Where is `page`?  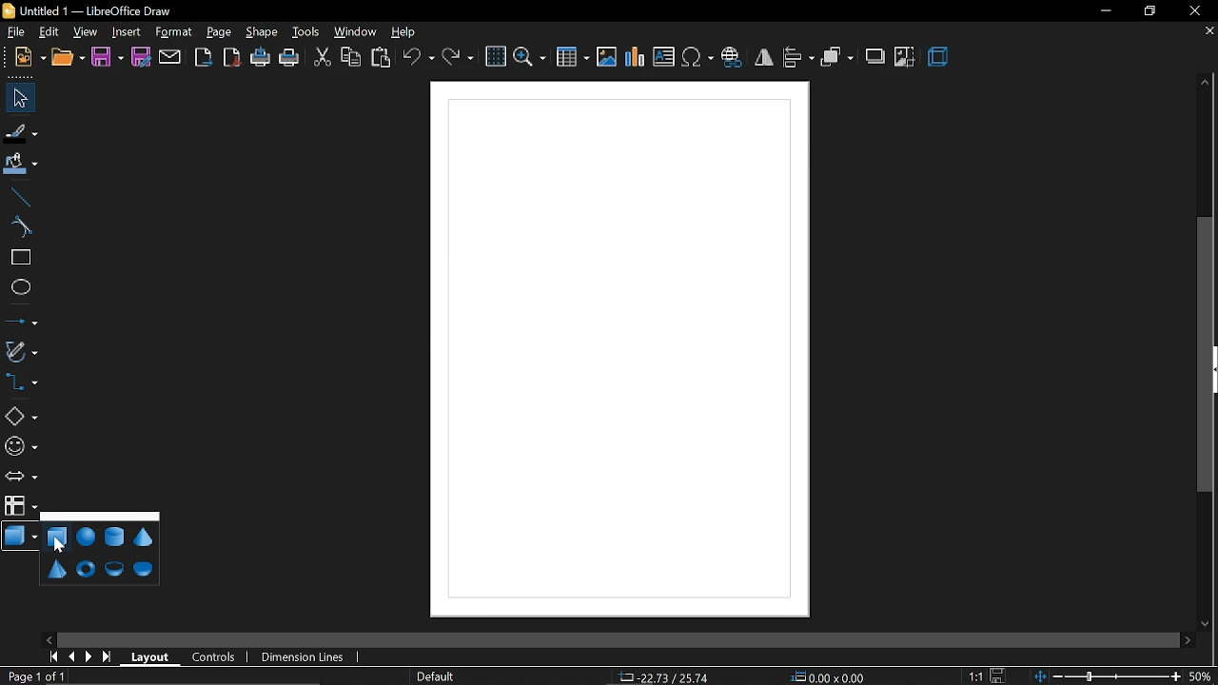
page is located at coordinates (221, 34).